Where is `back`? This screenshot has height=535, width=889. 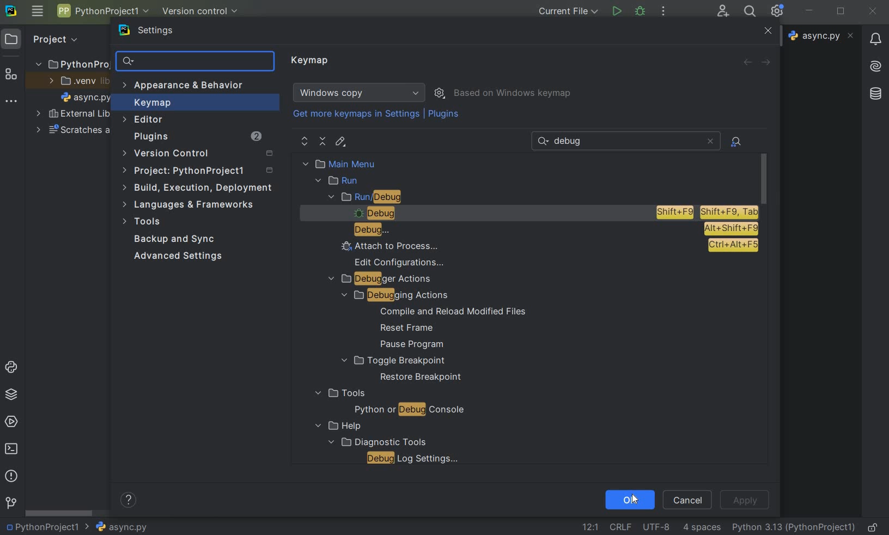 back is located at coordinates (747, 62).